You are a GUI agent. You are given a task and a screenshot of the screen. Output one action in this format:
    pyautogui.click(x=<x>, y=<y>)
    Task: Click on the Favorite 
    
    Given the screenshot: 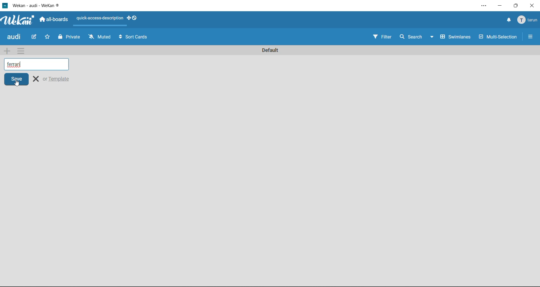 What is the action you would take?
    pyautogui.click(x=48, y=38)
    